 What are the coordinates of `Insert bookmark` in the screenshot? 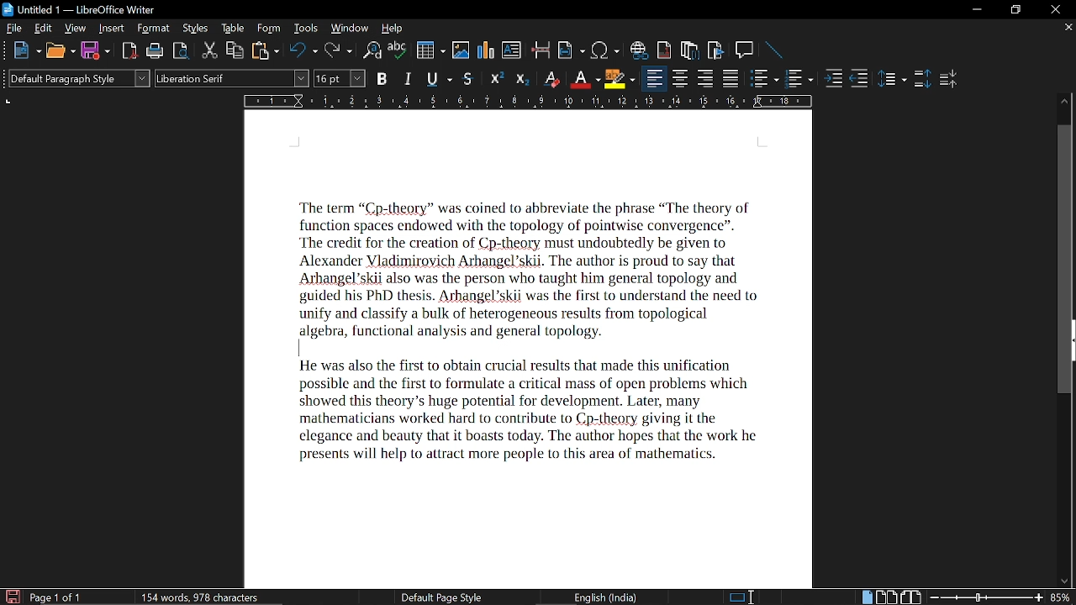 It's located at (715, 51).